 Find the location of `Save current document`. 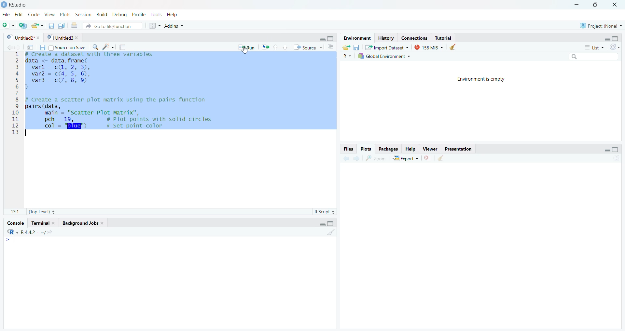

Save current document is located at coordinates (51, 25).